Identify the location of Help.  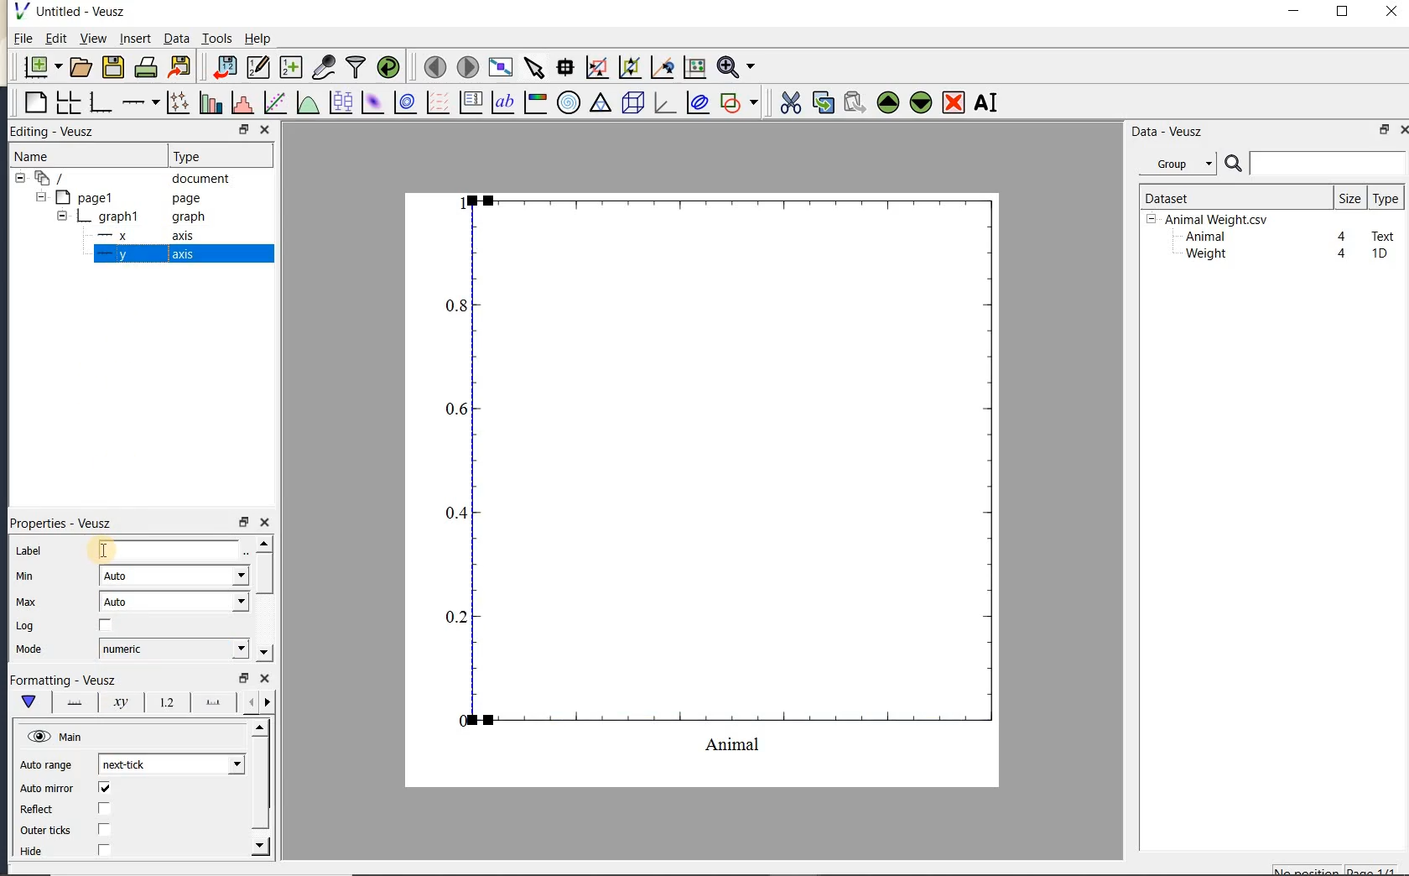
(257, 39).